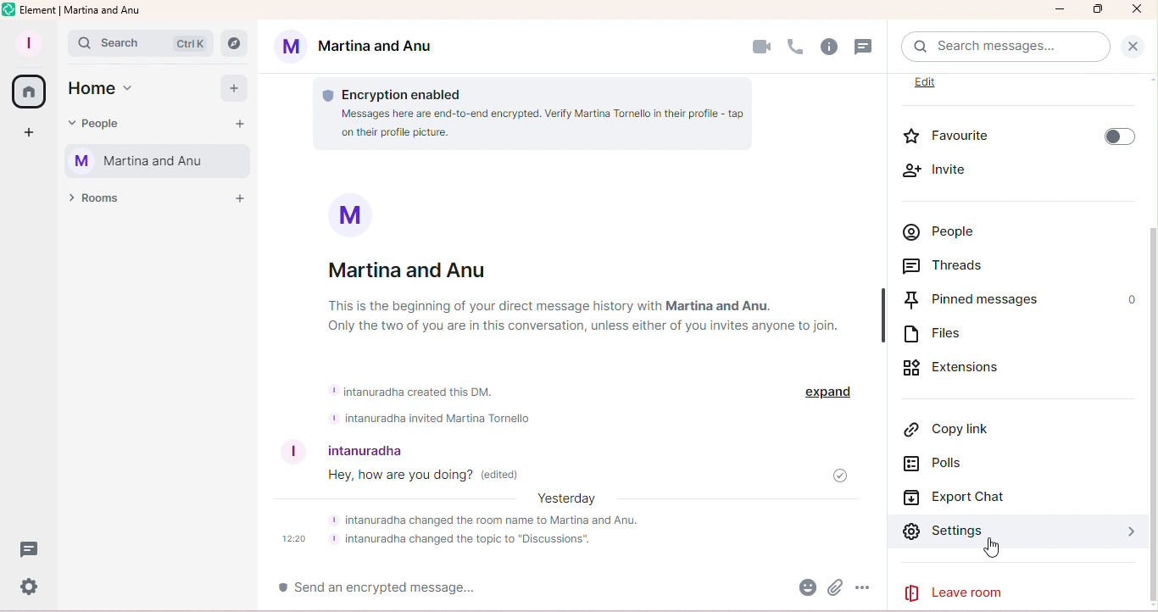 This screenshot has width=1158, height=612. What do you see at coordinates (411, 269) in the screenshot?
I see `Martina and Anu` at bounding box center [411, 269].